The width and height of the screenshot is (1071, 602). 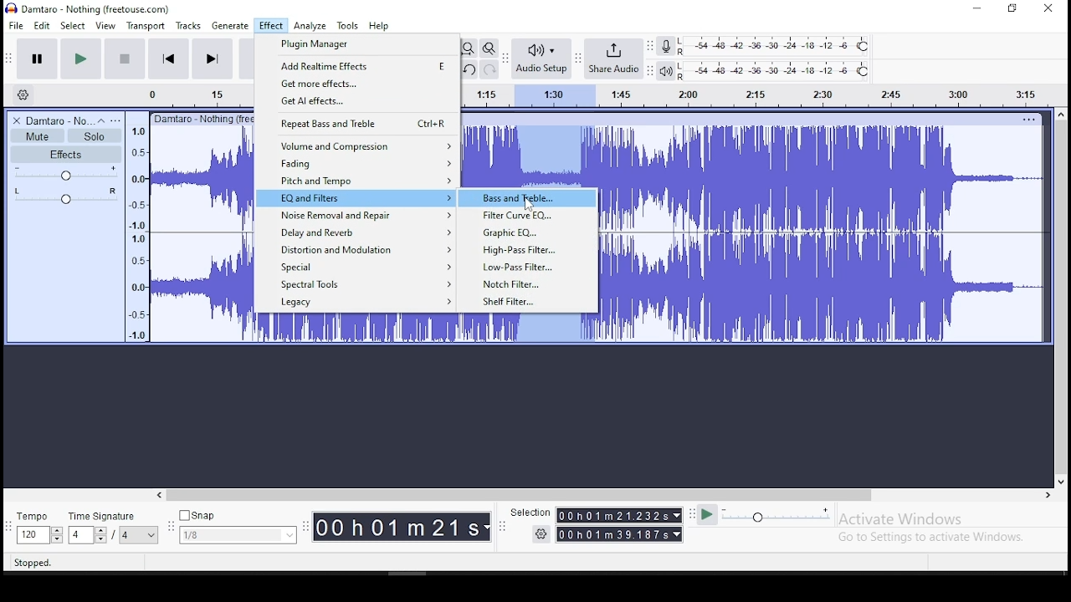 I want to click on audio track, so click(x=425, y=329).